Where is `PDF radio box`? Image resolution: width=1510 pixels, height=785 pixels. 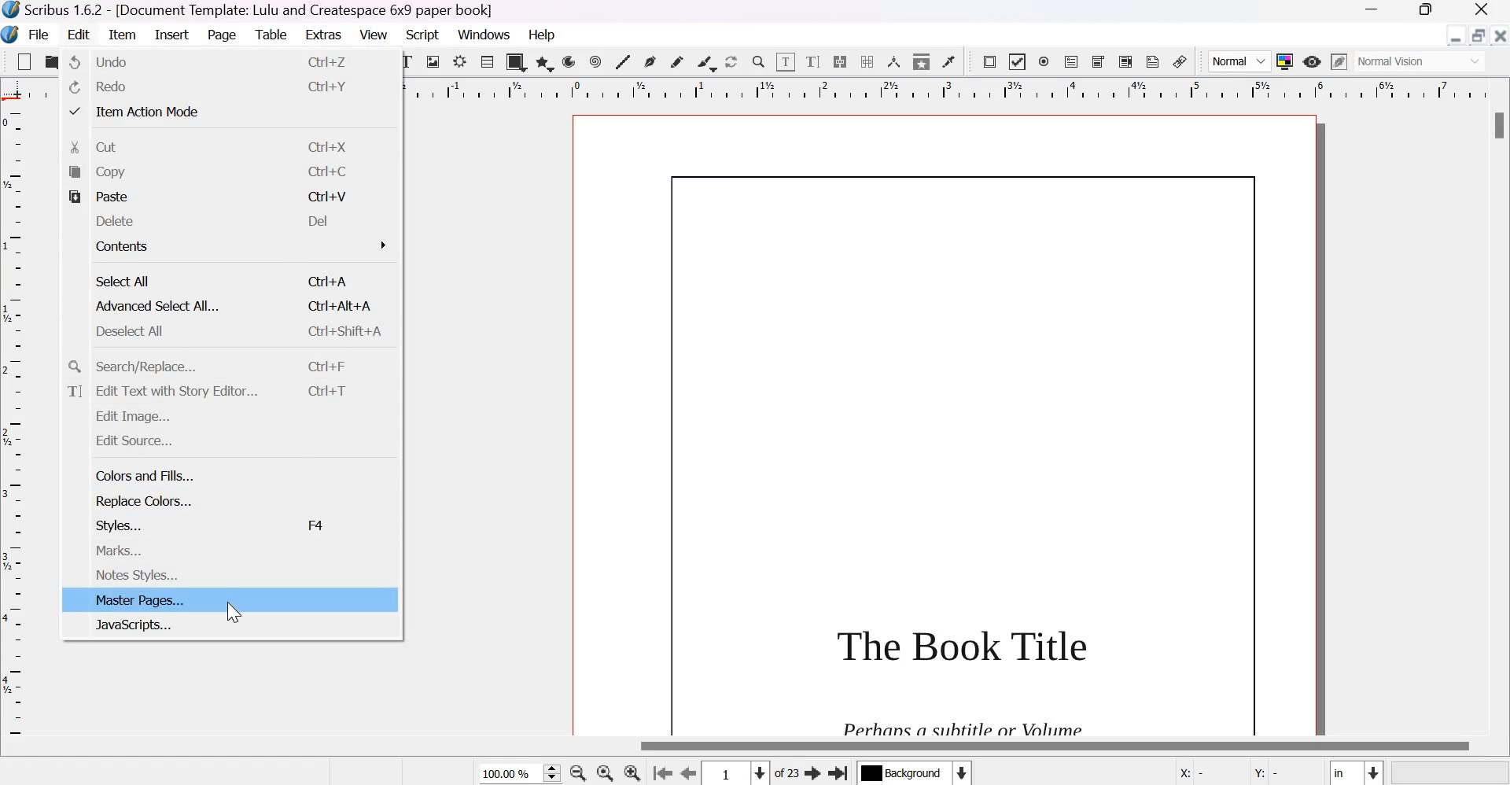 PDF radio box is located at coordinates (1044, 61).